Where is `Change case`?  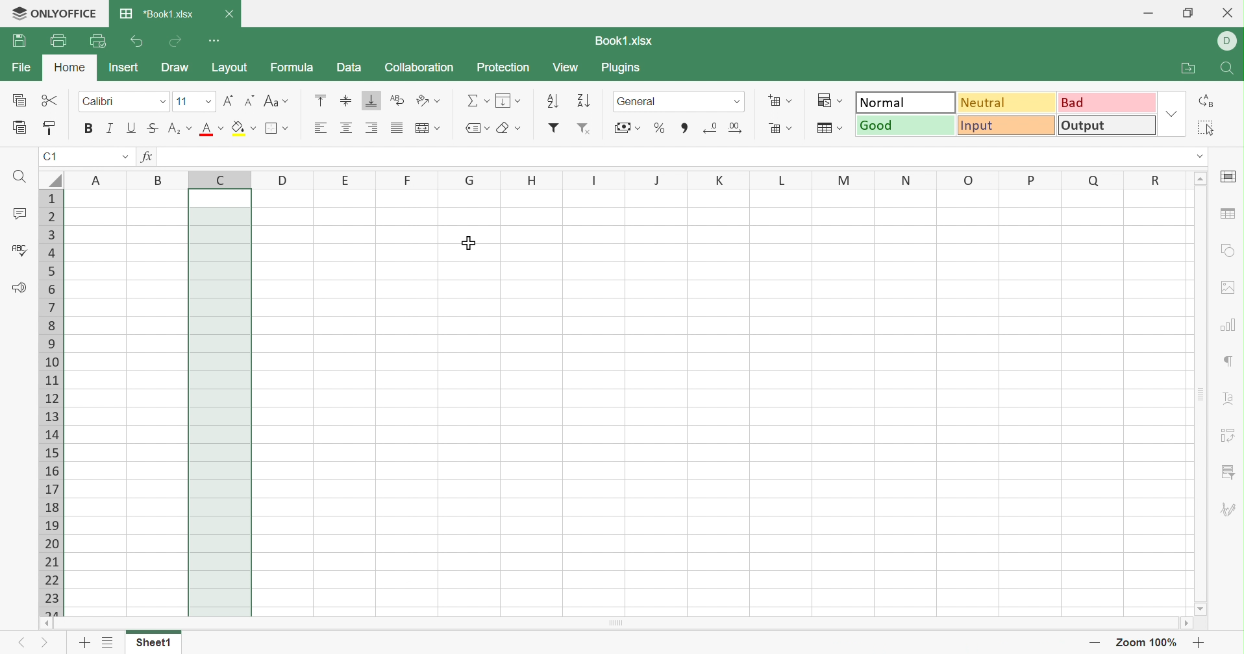
Change case is located at coordinates (269, 101).